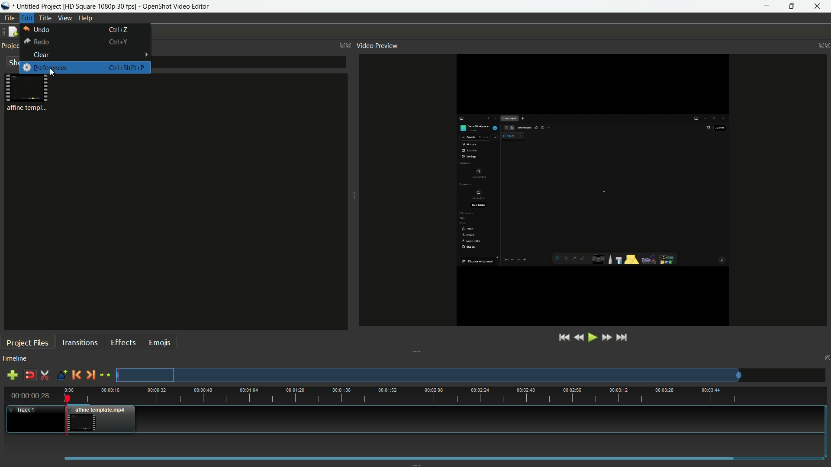  Describe the element at coordinates (819, 6) in the screenshot. I see `close app` at that location.